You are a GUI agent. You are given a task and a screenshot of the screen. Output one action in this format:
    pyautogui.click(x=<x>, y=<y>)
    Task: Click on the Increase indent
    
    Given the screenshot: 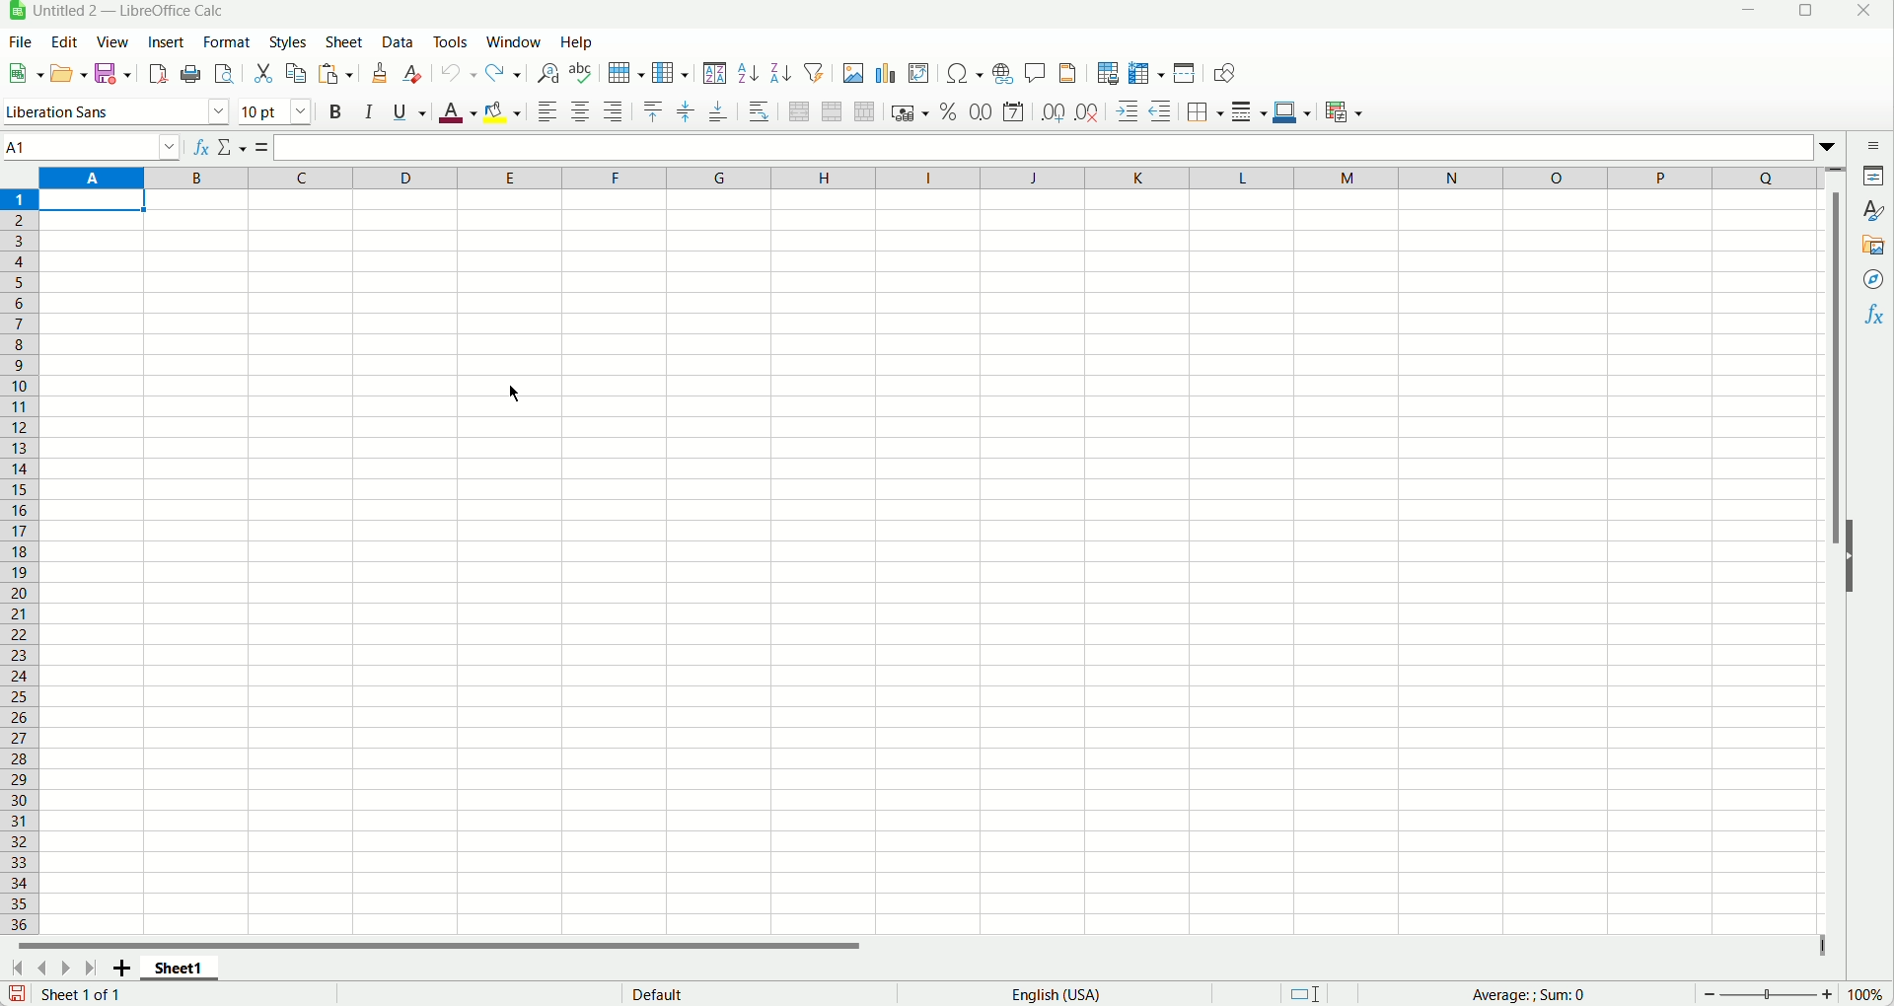 What is the action you would take?
    pyautogui.click(x=1124, y=111)
    